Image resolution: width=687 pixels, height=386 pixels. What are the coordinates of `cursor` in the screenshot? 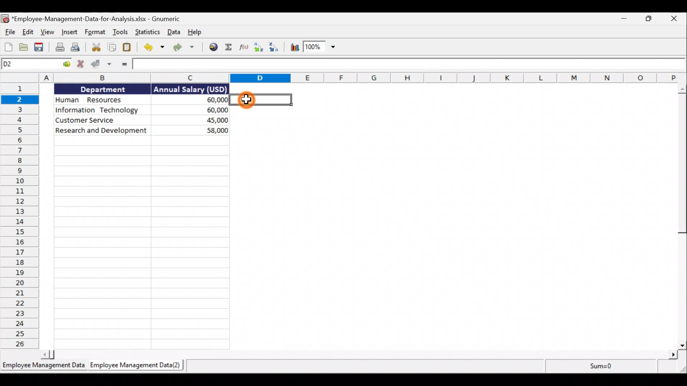 It's located at (248, 101).